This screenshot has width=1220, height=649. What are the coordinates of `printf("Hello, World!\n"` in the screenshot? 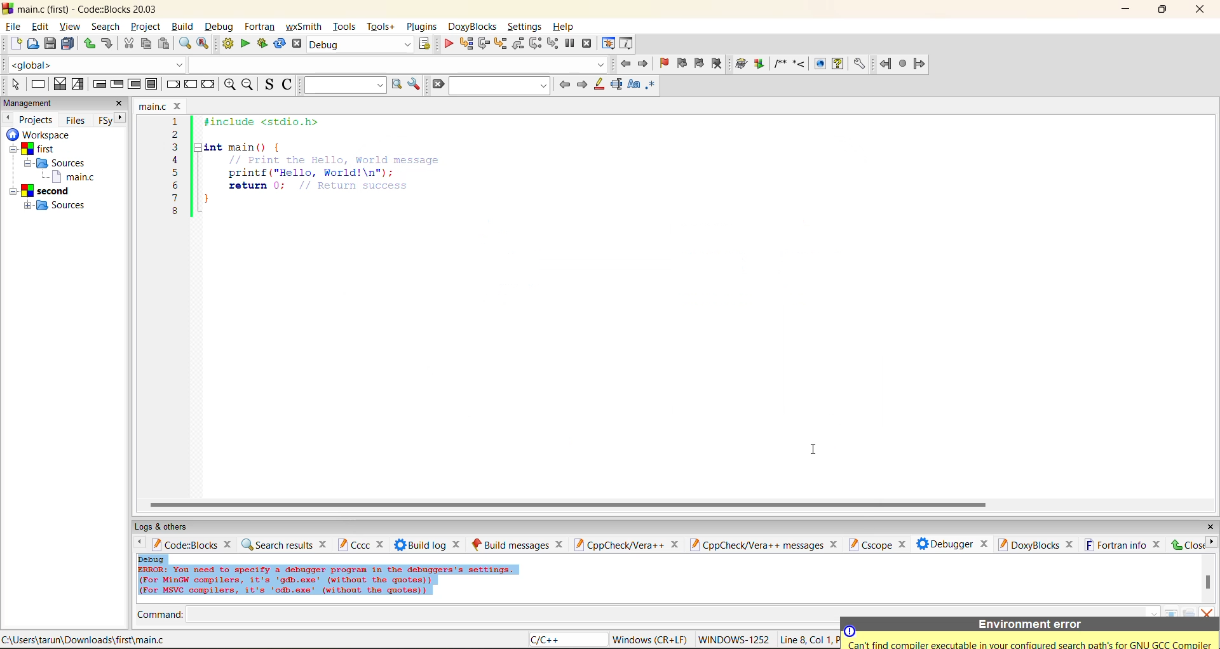 It's located at (313, 172).